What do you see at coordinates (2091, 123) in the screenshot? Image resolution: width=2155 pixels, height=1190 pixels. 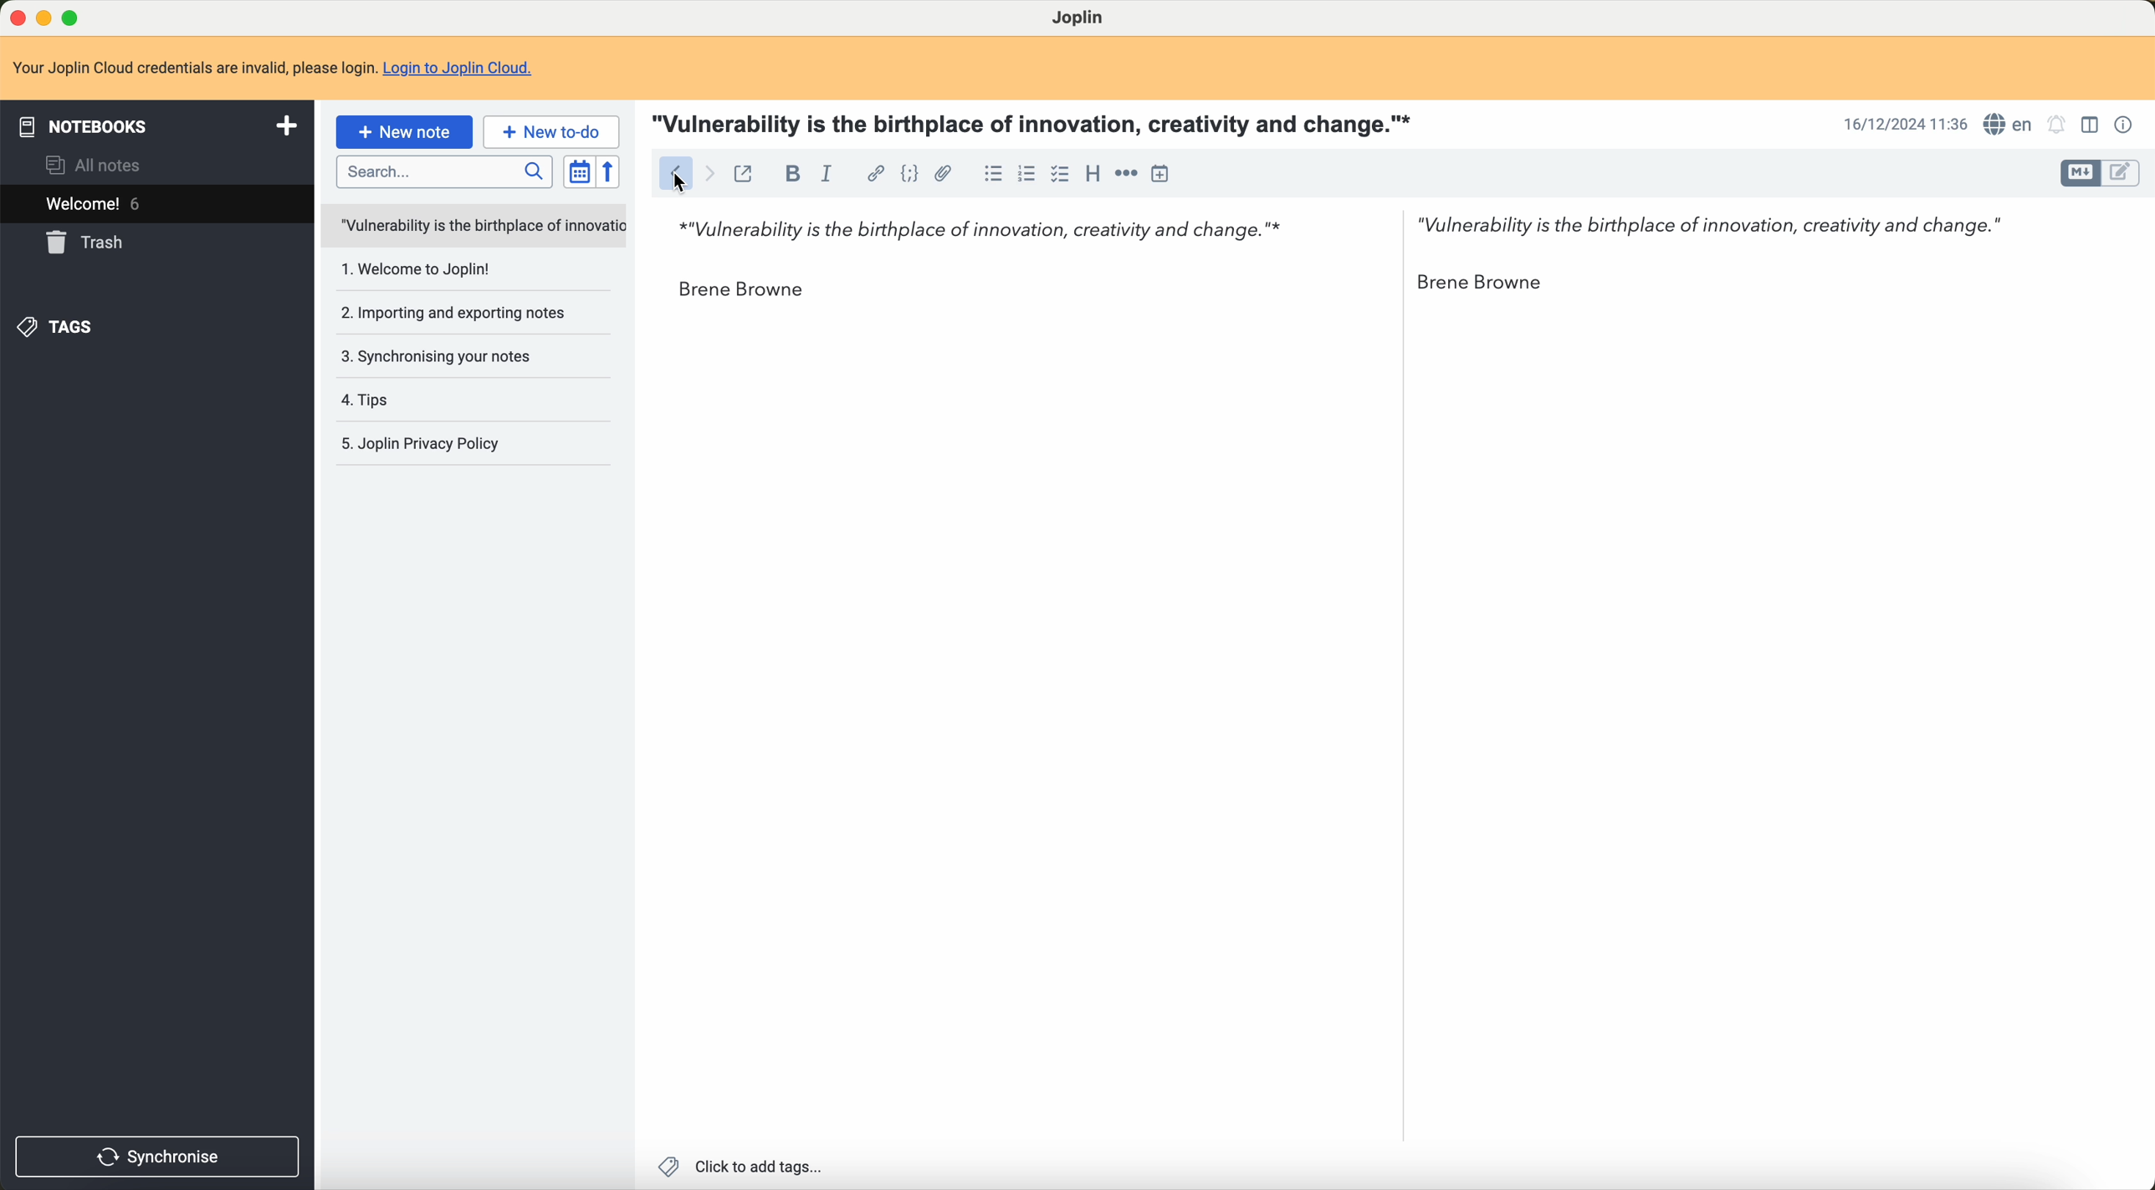 I see `toggle editor layout` at bounding box center [2091, 123].